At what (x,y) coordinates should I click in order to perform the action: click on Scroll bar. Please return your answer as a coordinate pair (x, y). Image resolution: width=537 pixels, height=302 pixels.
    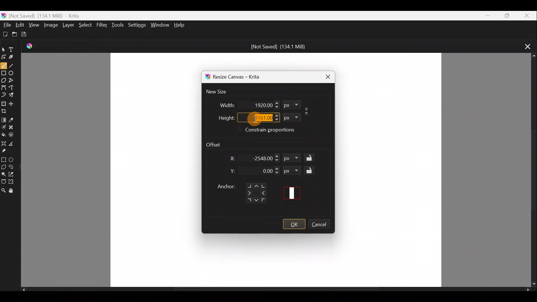
    Looking at the image, I should click on (276, 291).